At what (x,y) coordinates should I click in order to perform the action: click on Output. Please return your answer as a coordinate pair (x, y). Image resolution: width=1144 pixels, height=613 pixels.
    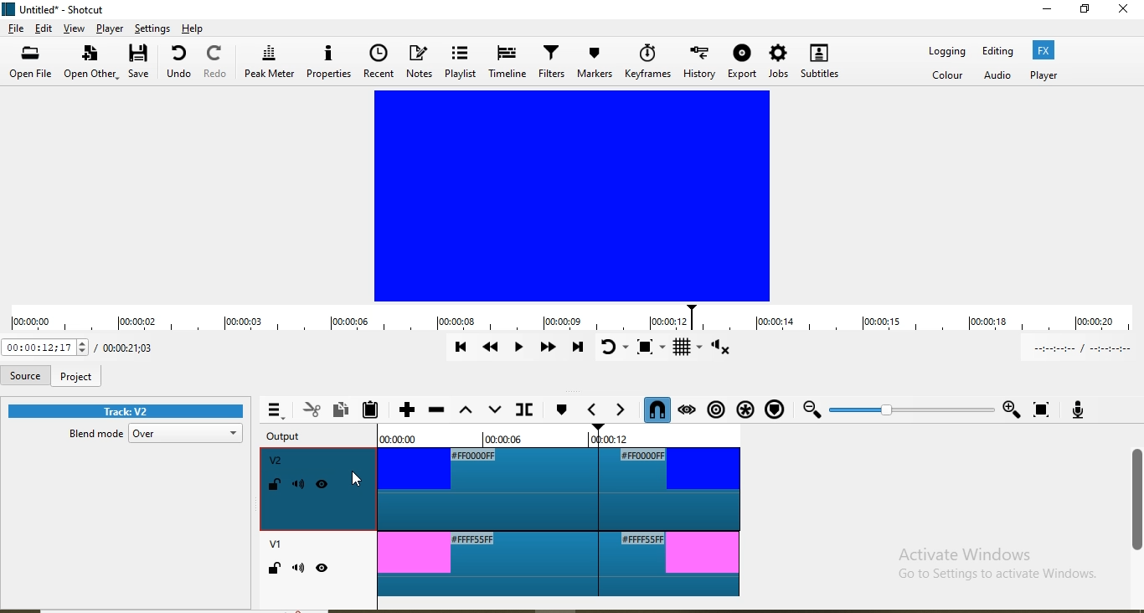
    Looking at the image, I should click on (289, 437).